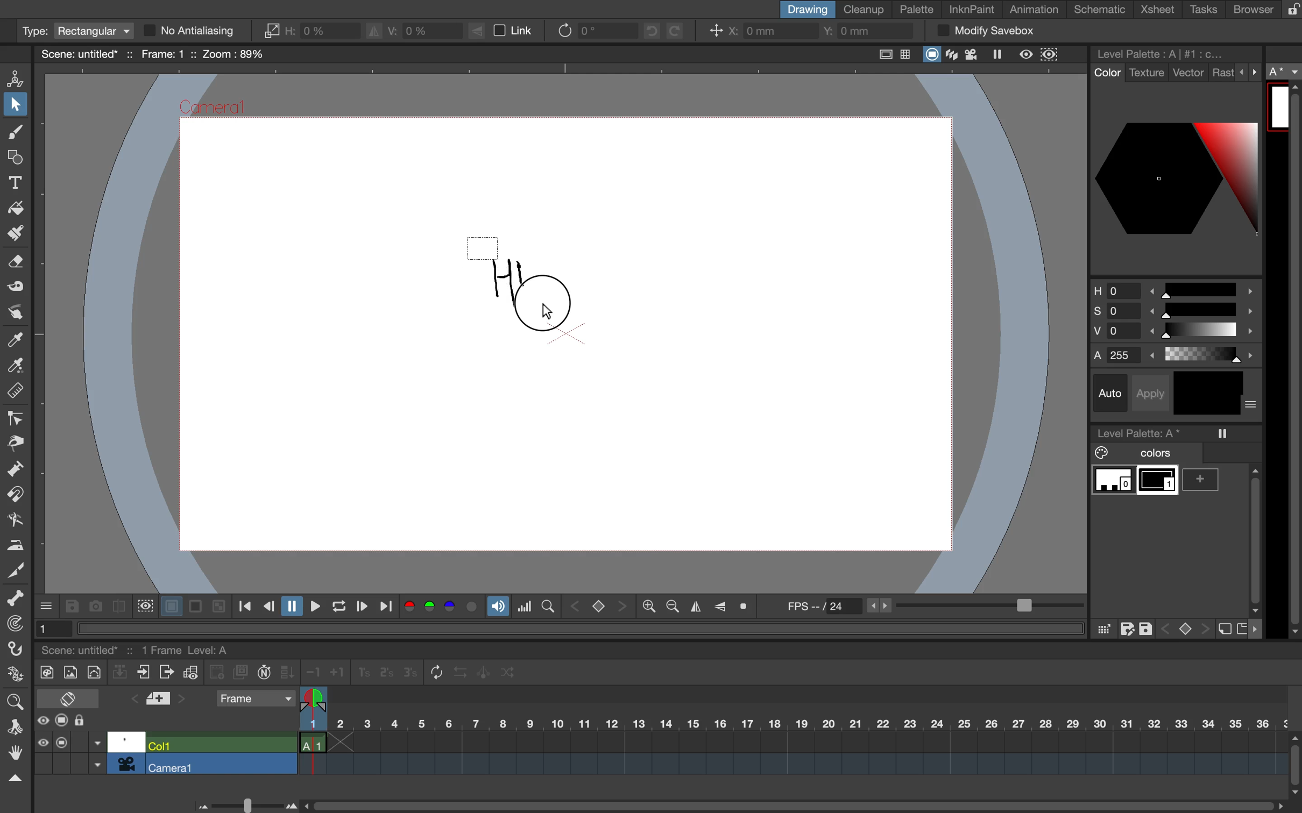 This screenshot has height=813, width=1302. I want to click on link, so click(507, 31).